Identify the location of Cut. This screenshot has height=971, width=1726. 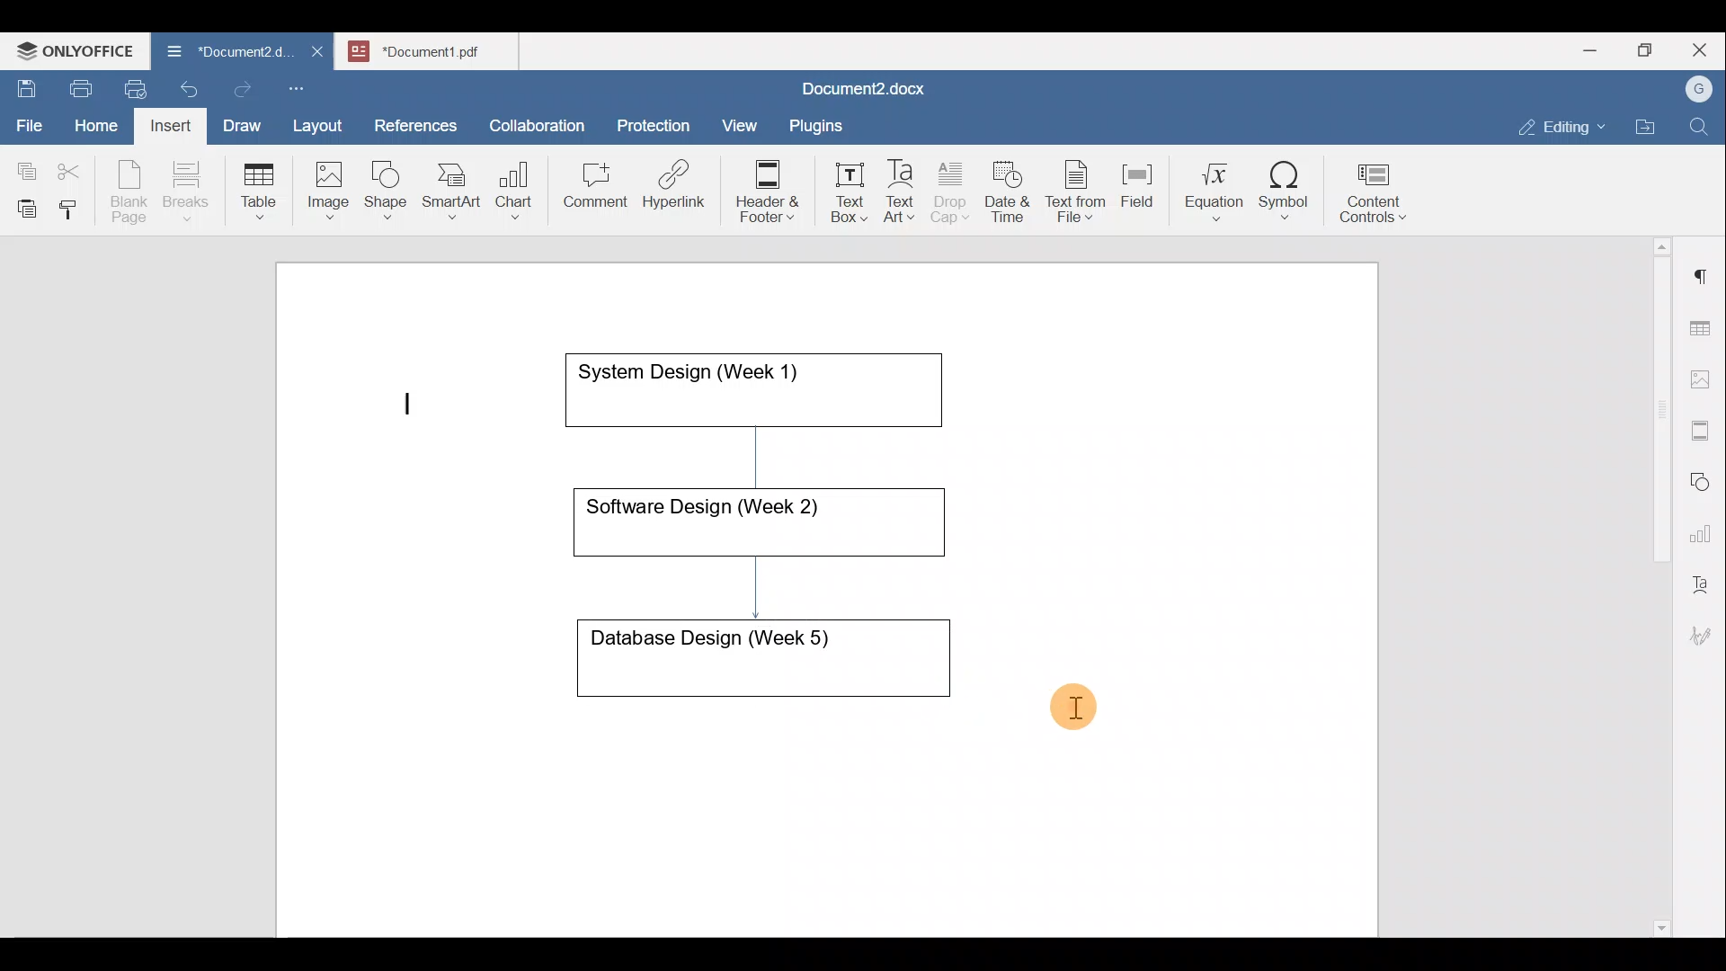
(76, 167).